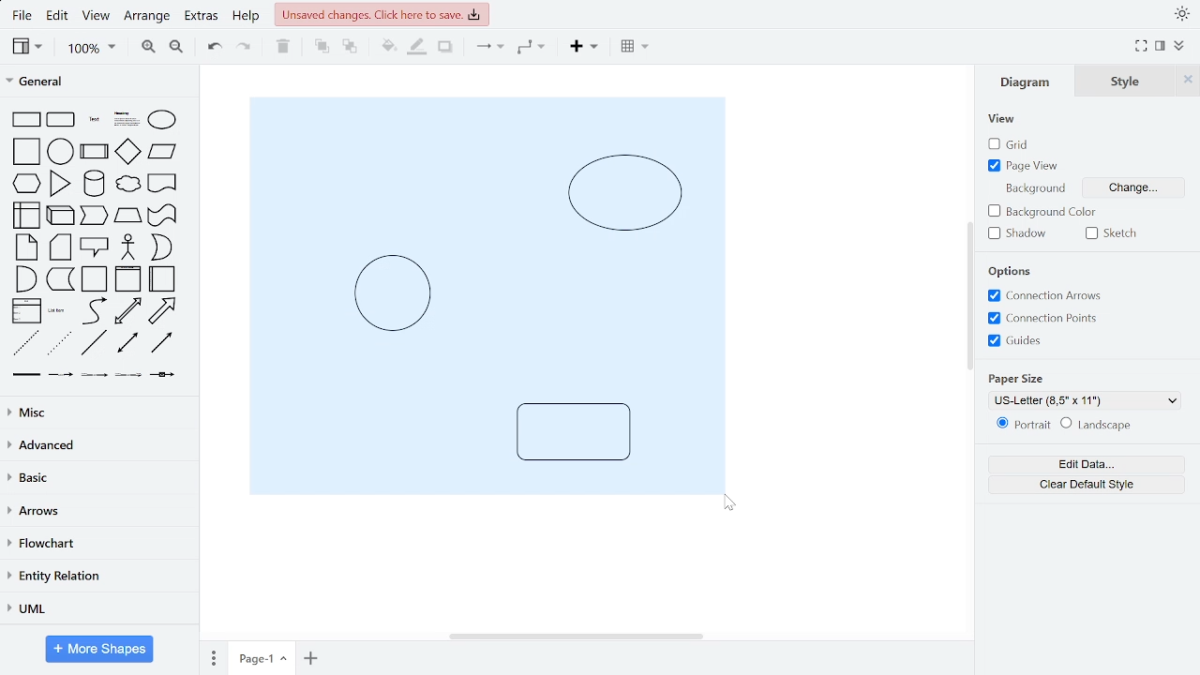 The height and width of the screenshot is (675, 1200). What do you see at coordinates (1086, 465) in the screenshot?
I see `edit data` at bounding box center [1086, 465].